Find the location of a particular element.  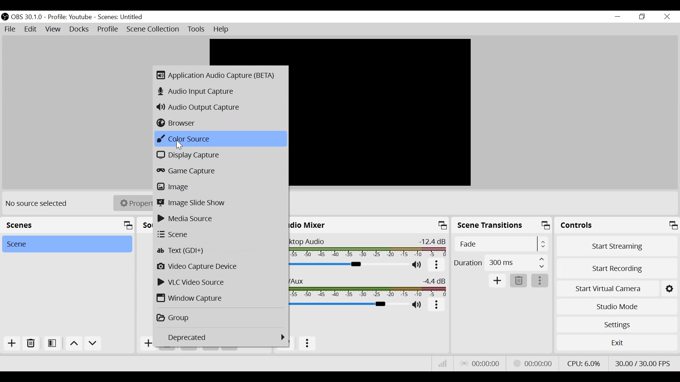

Add is located at coordinates (12, 343).